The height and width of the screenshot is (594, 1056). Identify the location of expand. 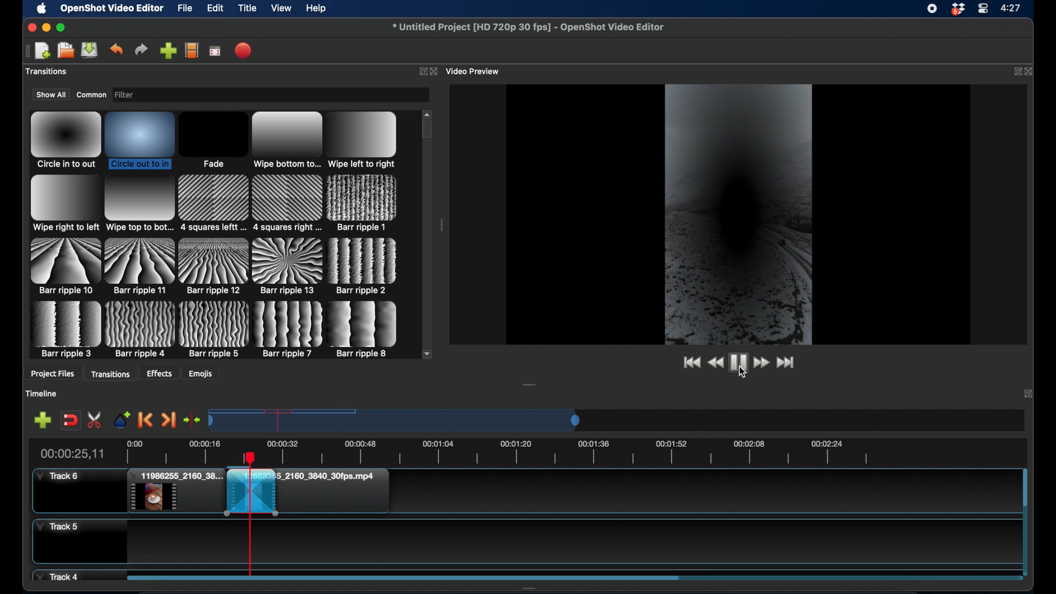
(1028, 395).